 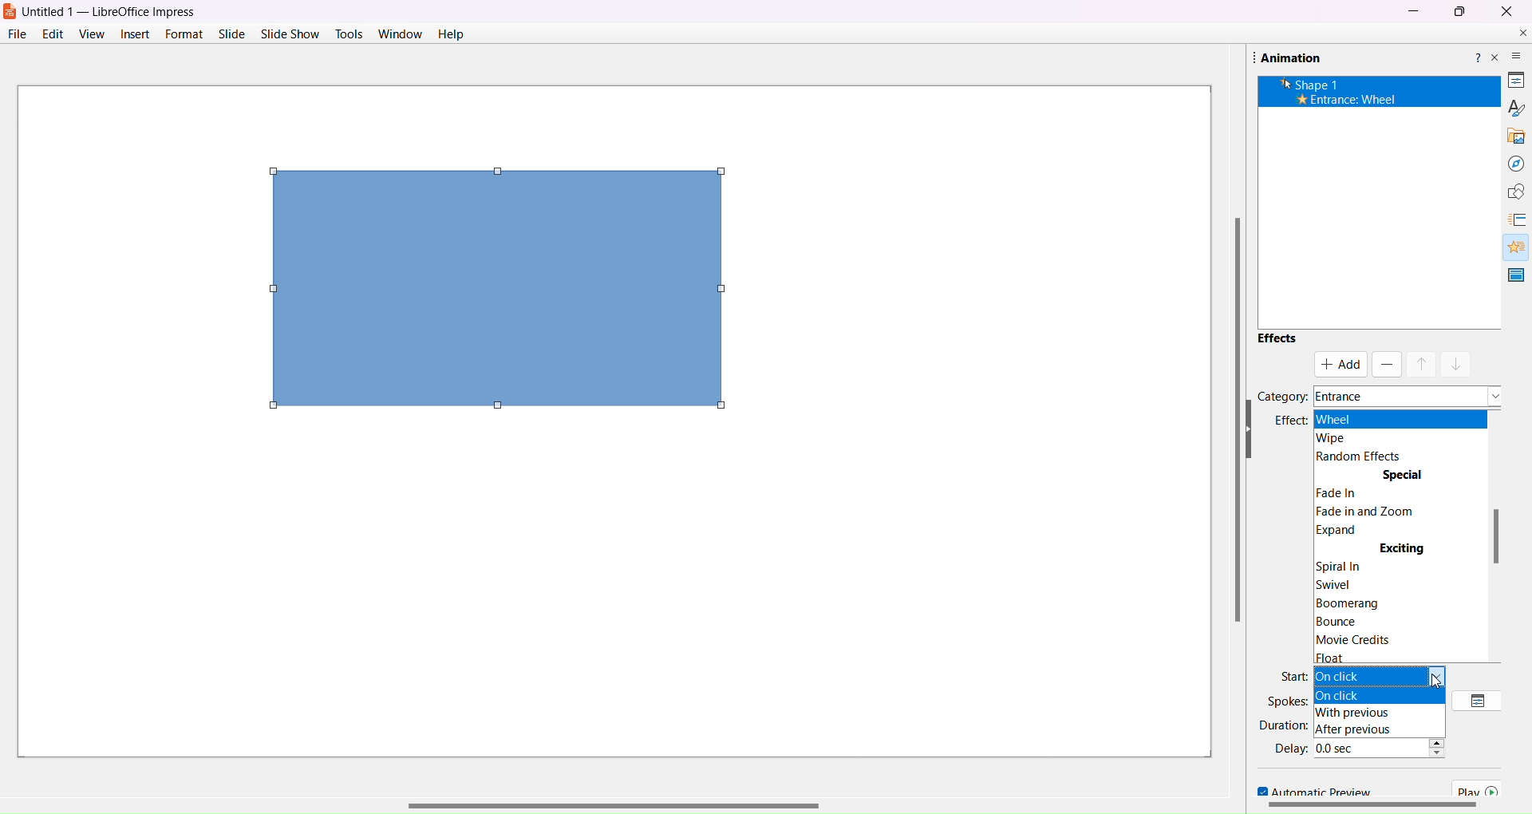 I want to click on Sidebar Settings, so click(x=1507, y=49).